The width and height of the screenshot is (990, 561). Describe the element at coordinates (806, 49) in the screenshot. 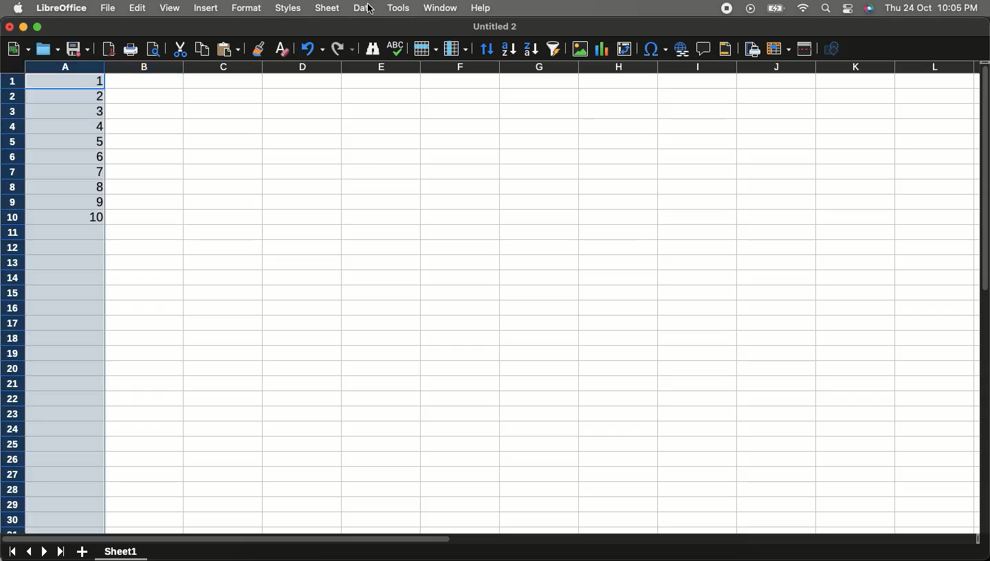

I see `Split window` at that location.